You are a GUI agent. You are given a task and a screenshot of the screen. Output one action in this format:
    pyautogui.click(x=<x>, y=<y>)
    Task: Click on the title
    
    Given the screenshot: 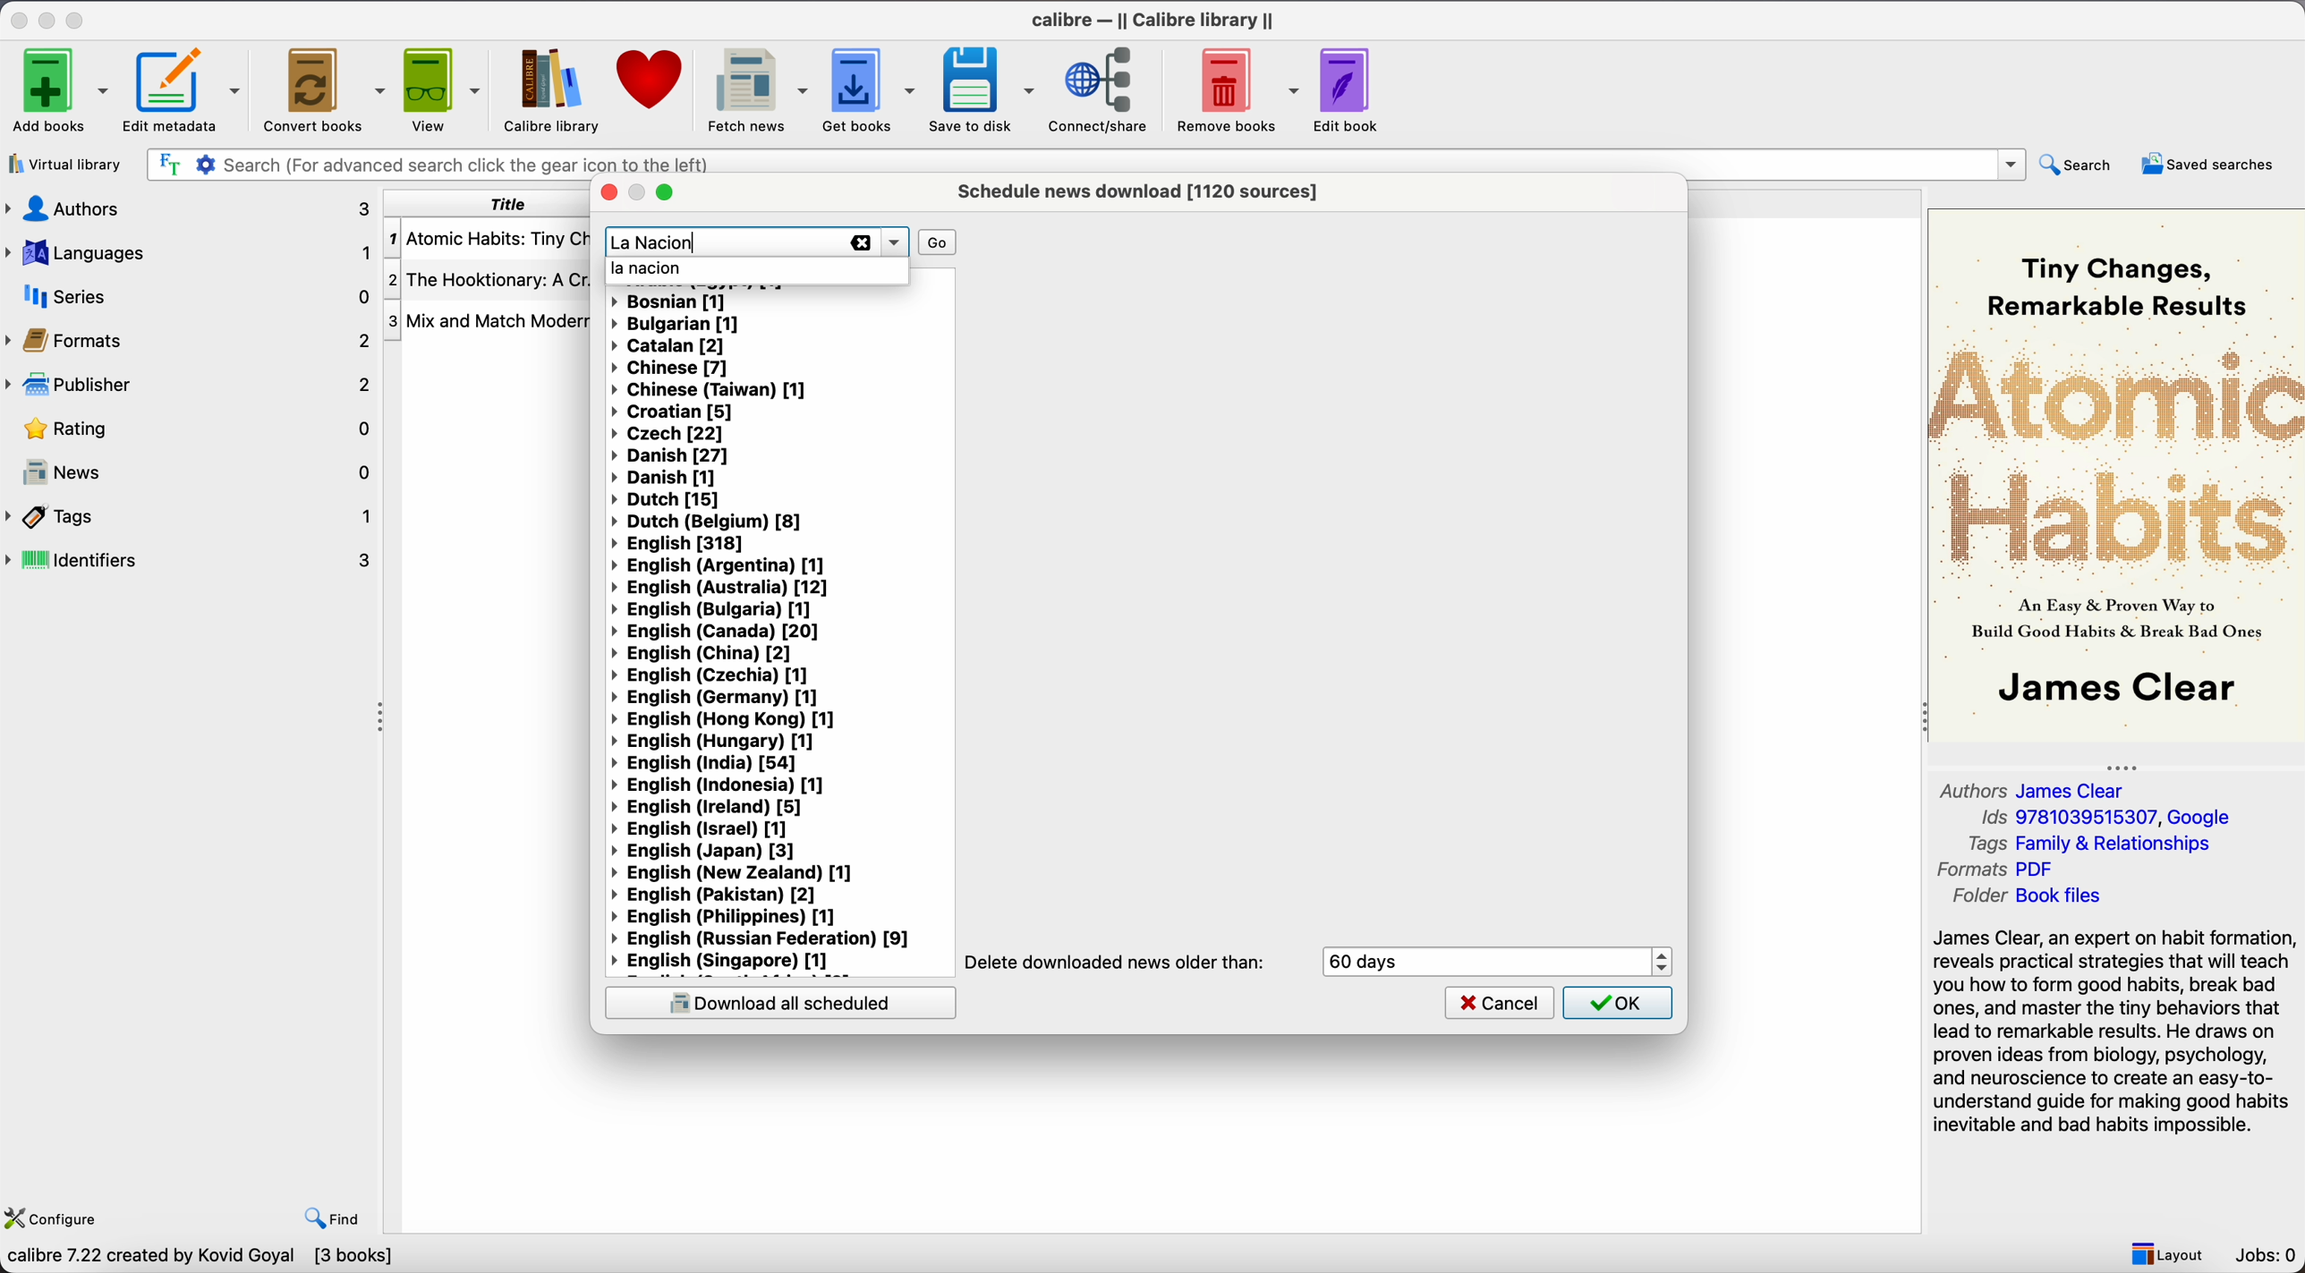 What is the action you would take?
    pyautogui.click(x=484, y=204)
    